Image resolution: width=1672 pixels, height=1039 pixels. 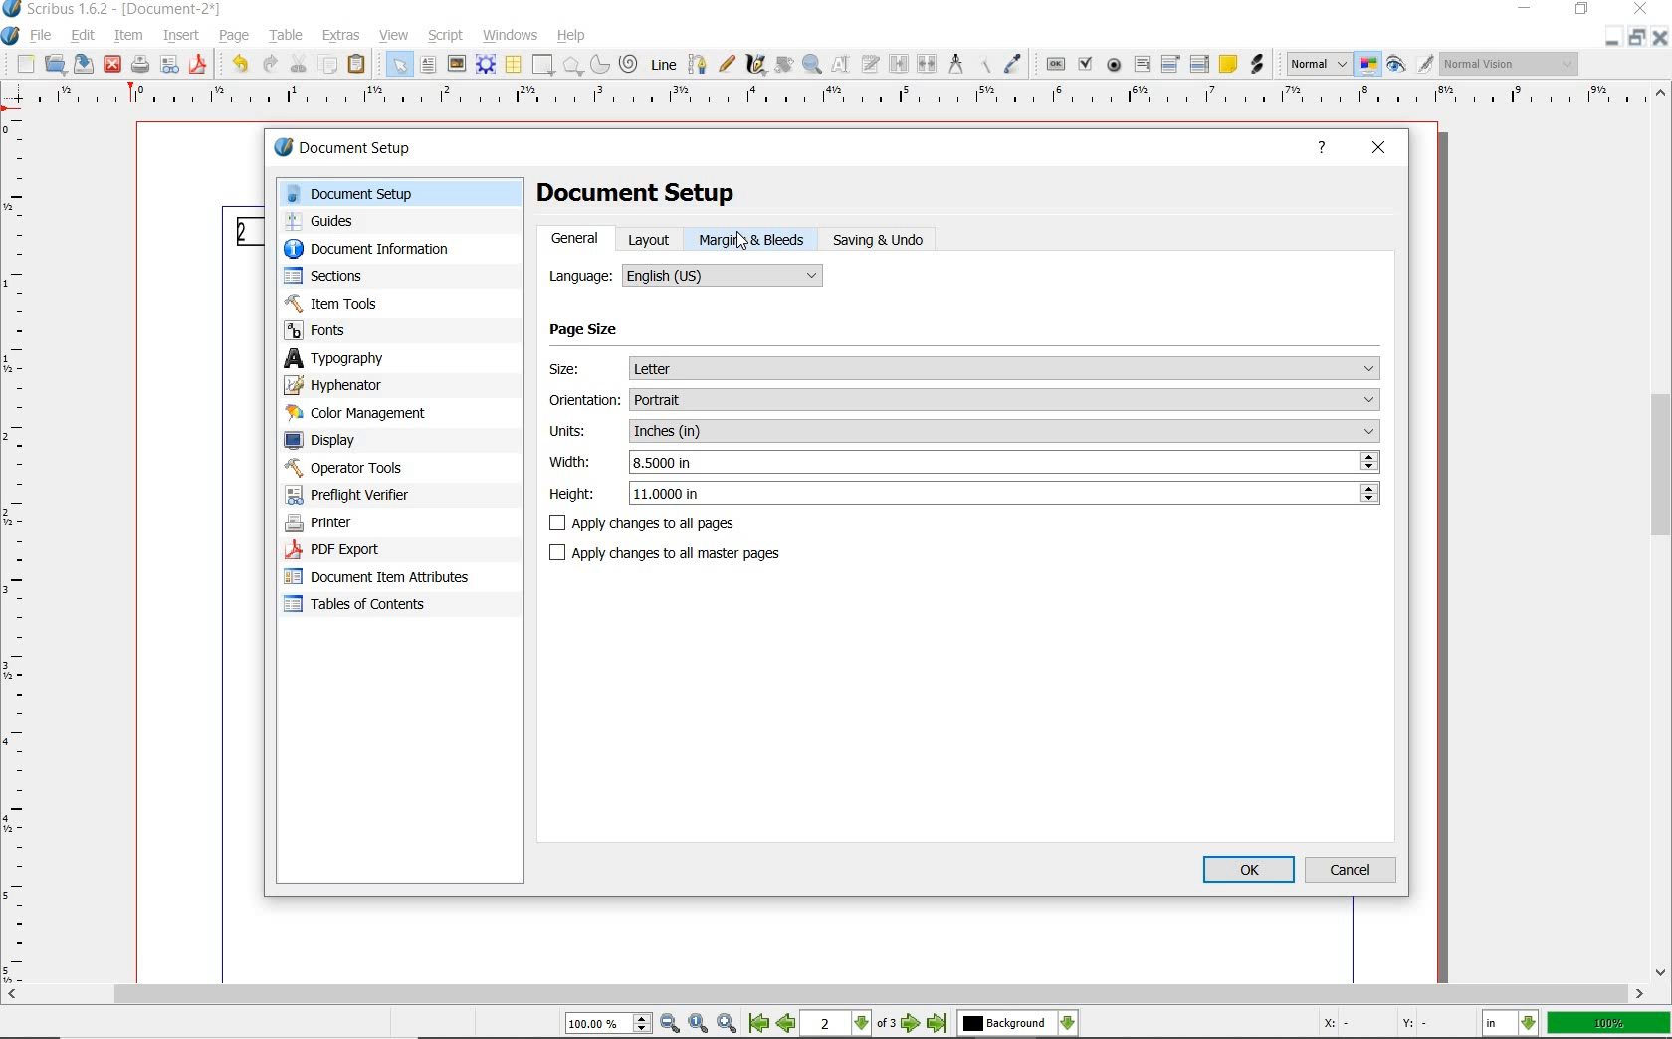 I want to click on insert, so click(x=181, y=36).